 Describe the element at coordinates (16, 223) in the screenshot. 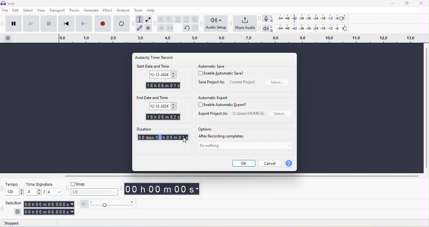

I see `stopped` at that location.